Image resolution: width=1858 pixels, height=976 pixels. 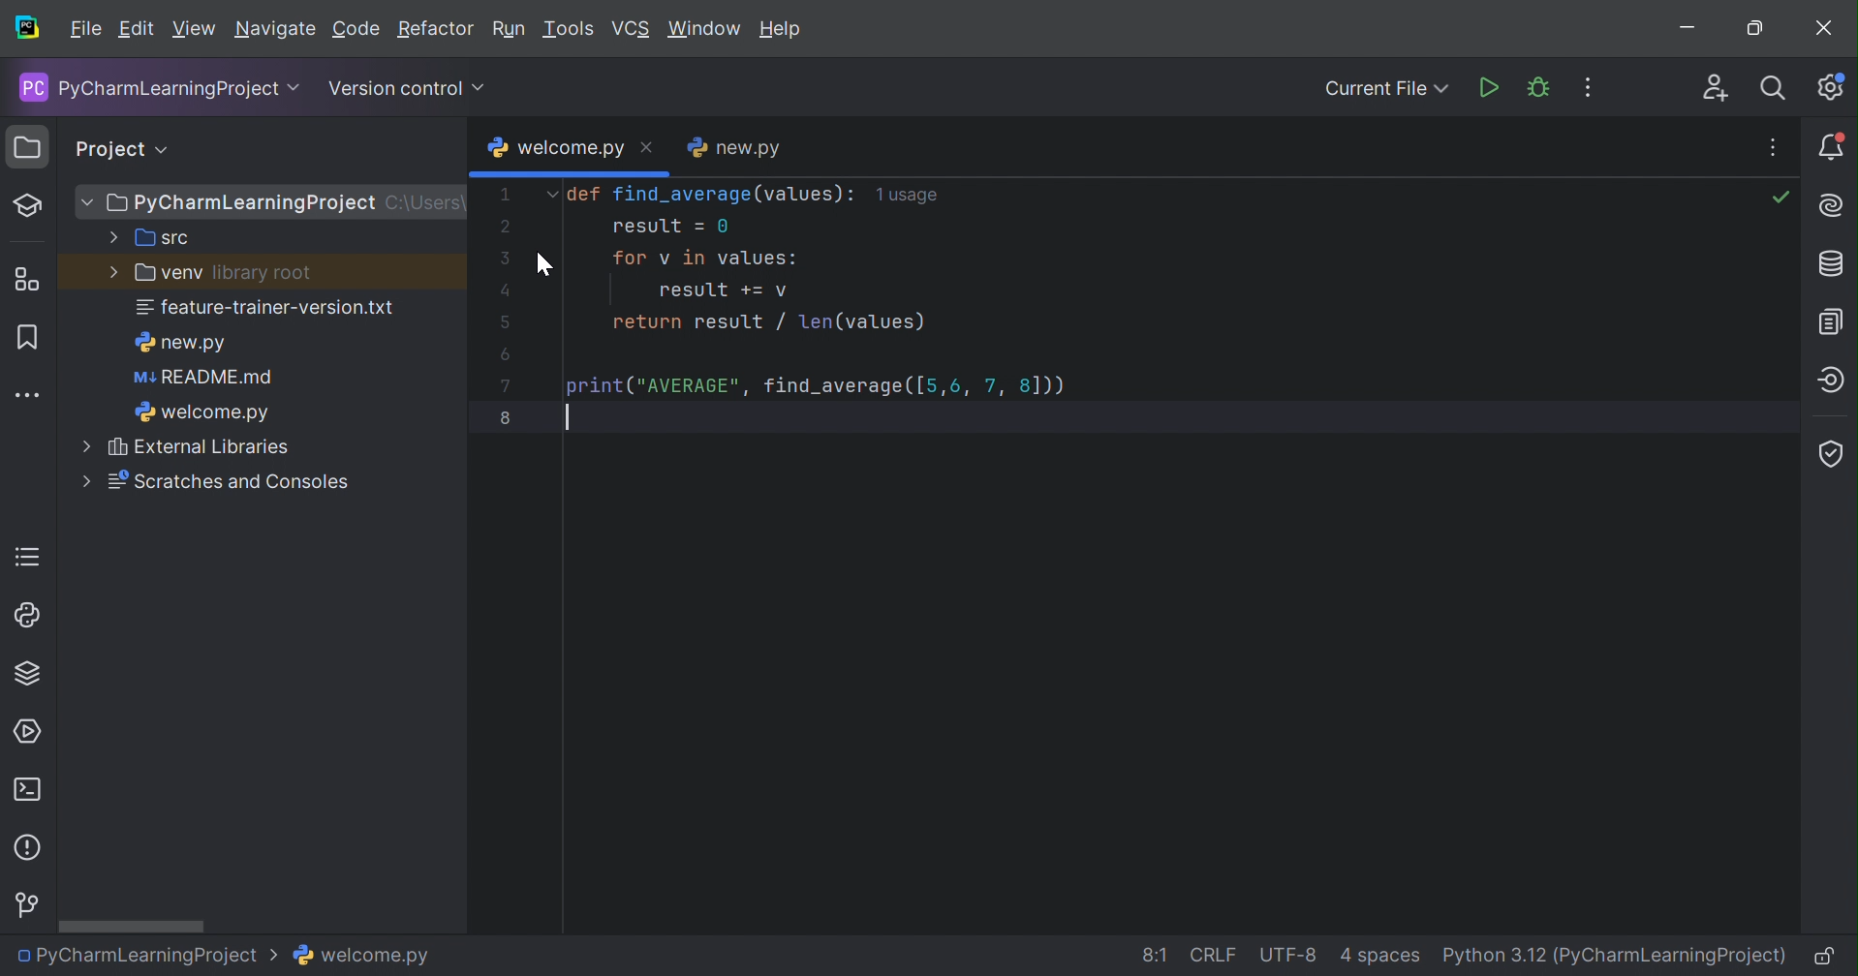 I want to click on Help, so click(x=783, y=29).